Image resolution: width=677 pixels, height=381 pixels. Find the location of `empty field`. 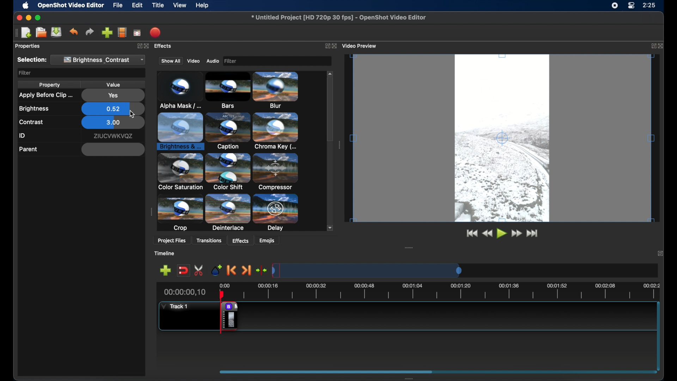

empty field is located at coordinates (113, 150).